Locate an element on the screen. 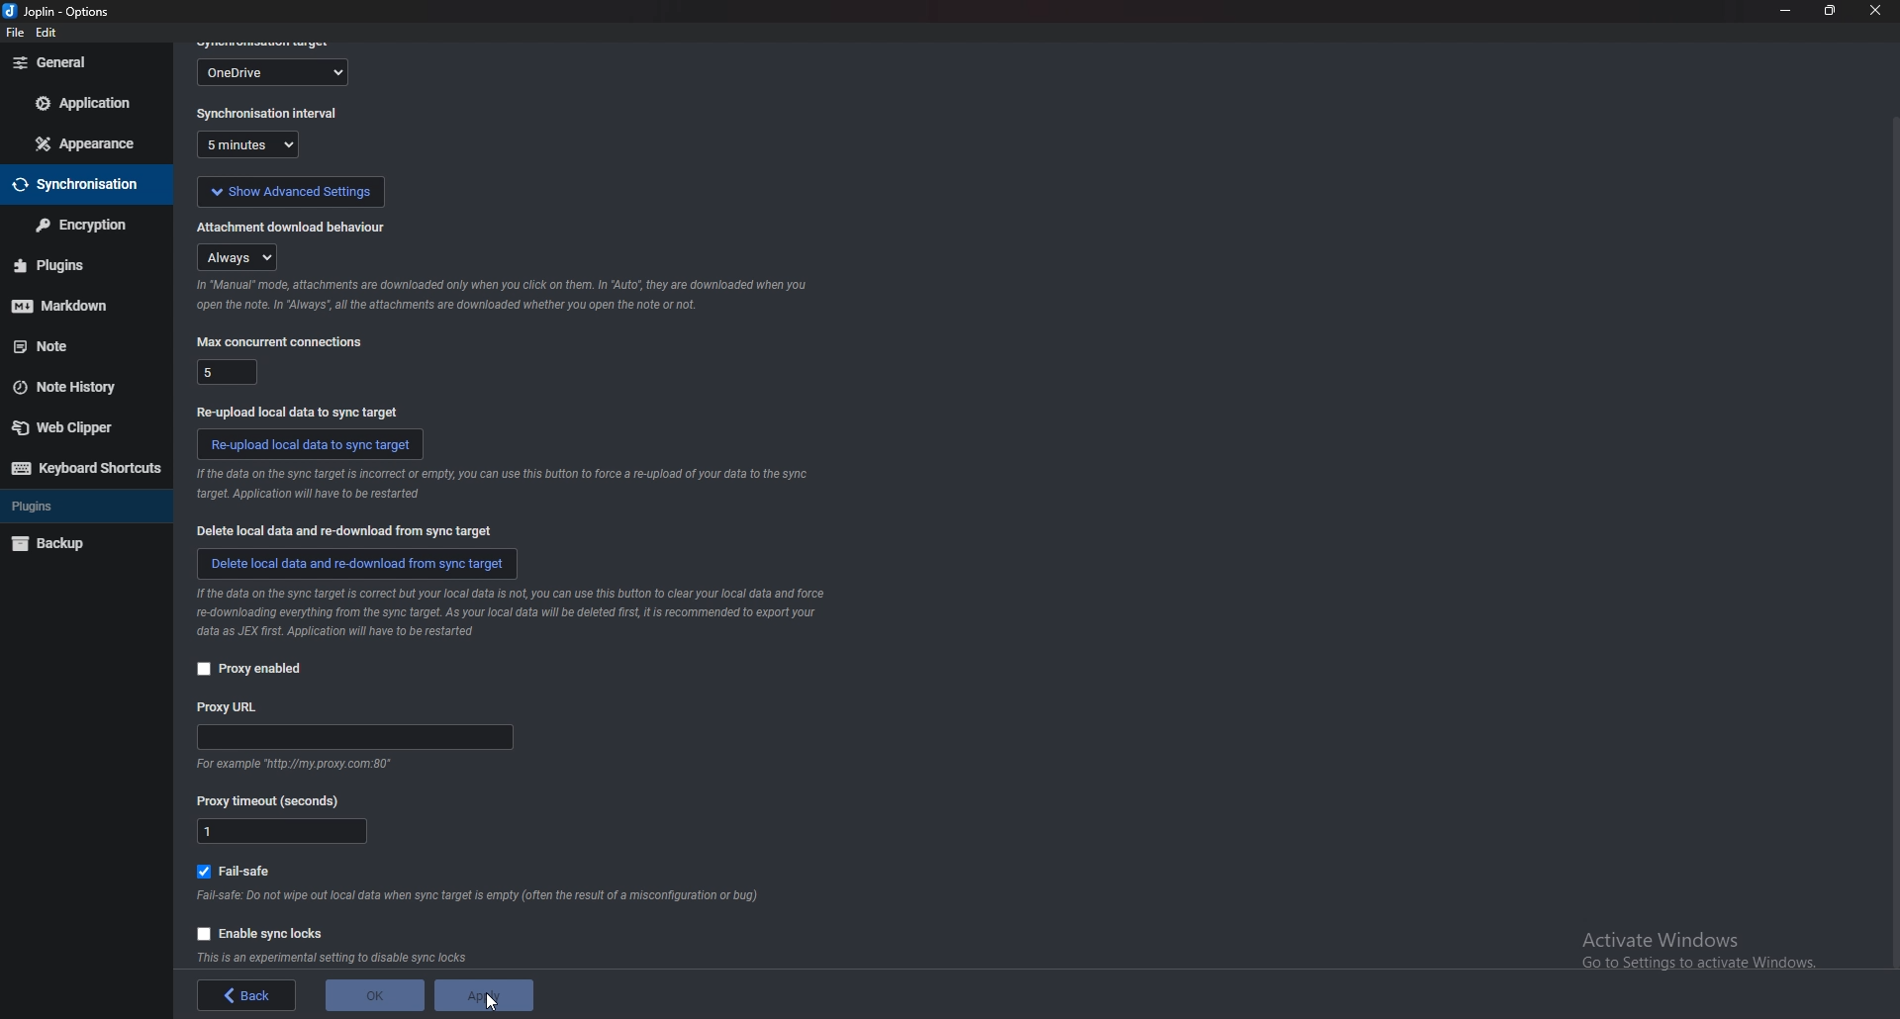 This screenshot has height=1019, width=1900. proxy enabled is located at coordinates (249, 669).